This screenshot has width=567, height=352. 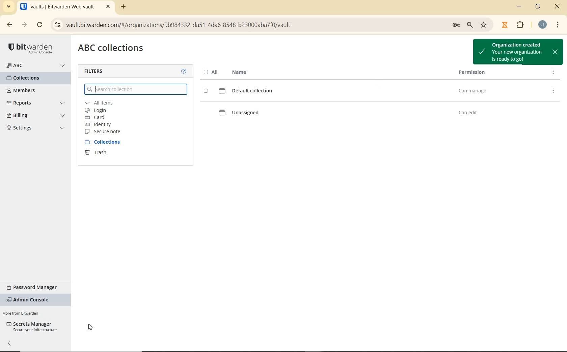 What do you see at coordinates (519, 25) in the screenshot?
I see `extensions` at bounding box center [519, 25].